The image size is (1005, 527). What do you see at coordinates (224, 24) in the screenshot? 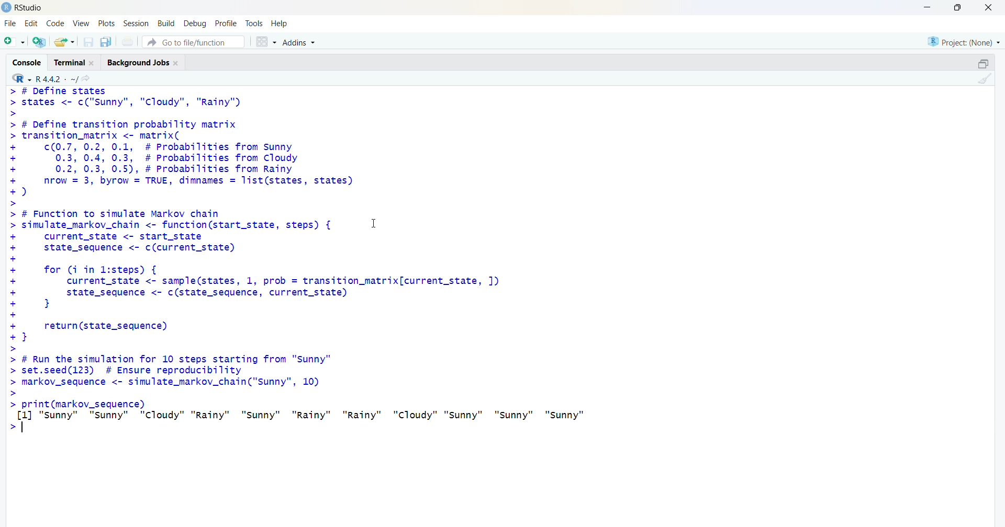
I see `profile` at bounding box center [224, 24].